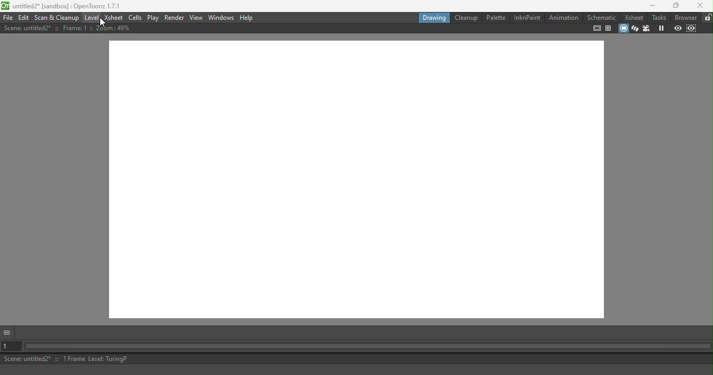 The height and width of the screenshot is (375, 713). What do you see at coordinates (563, 19) in the screenshot?
I see `Animation` at bounding box center [563, 19].